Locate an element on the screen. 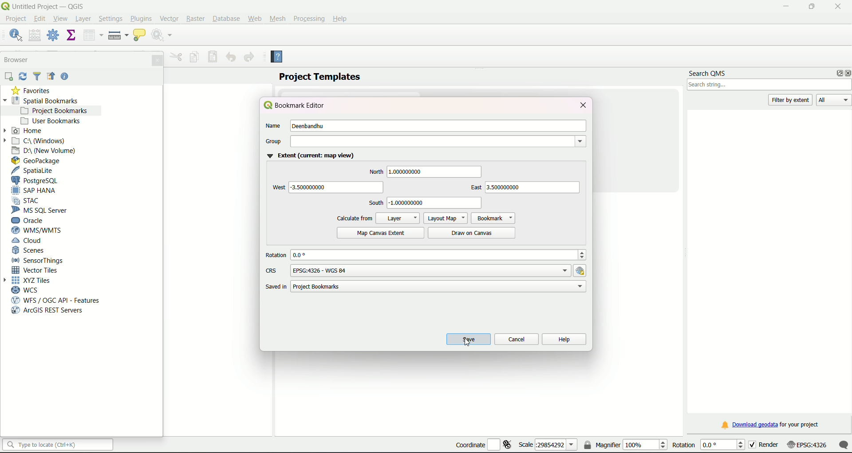 This screenshot has width=852, height=453. measure line is located at coordinates (118, 35).